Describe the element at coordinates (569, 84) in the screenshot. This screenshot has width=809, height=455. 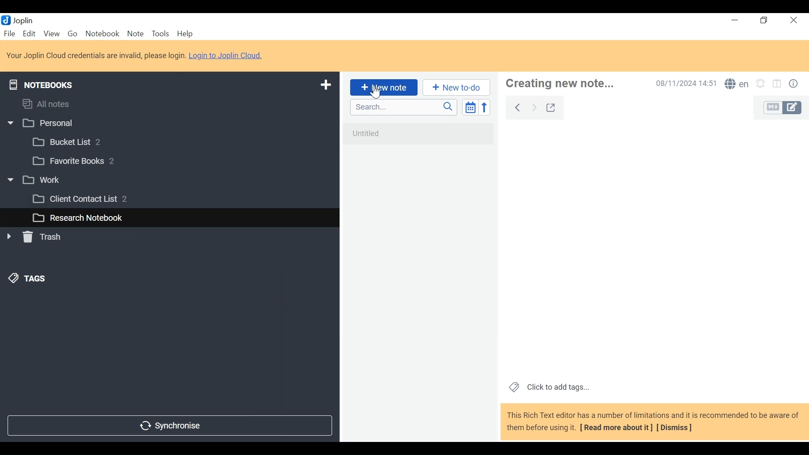
I see `Note Name` at that location.